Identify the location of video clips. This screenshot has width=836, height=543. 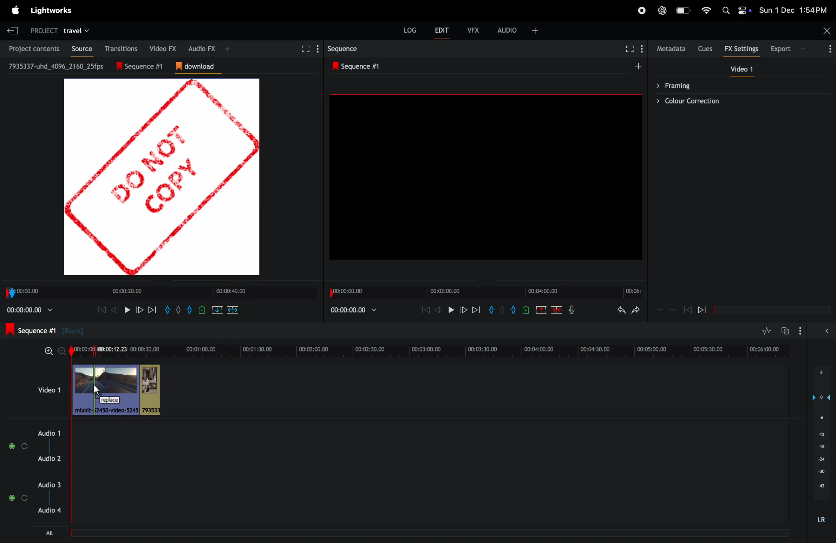
(118, 390).